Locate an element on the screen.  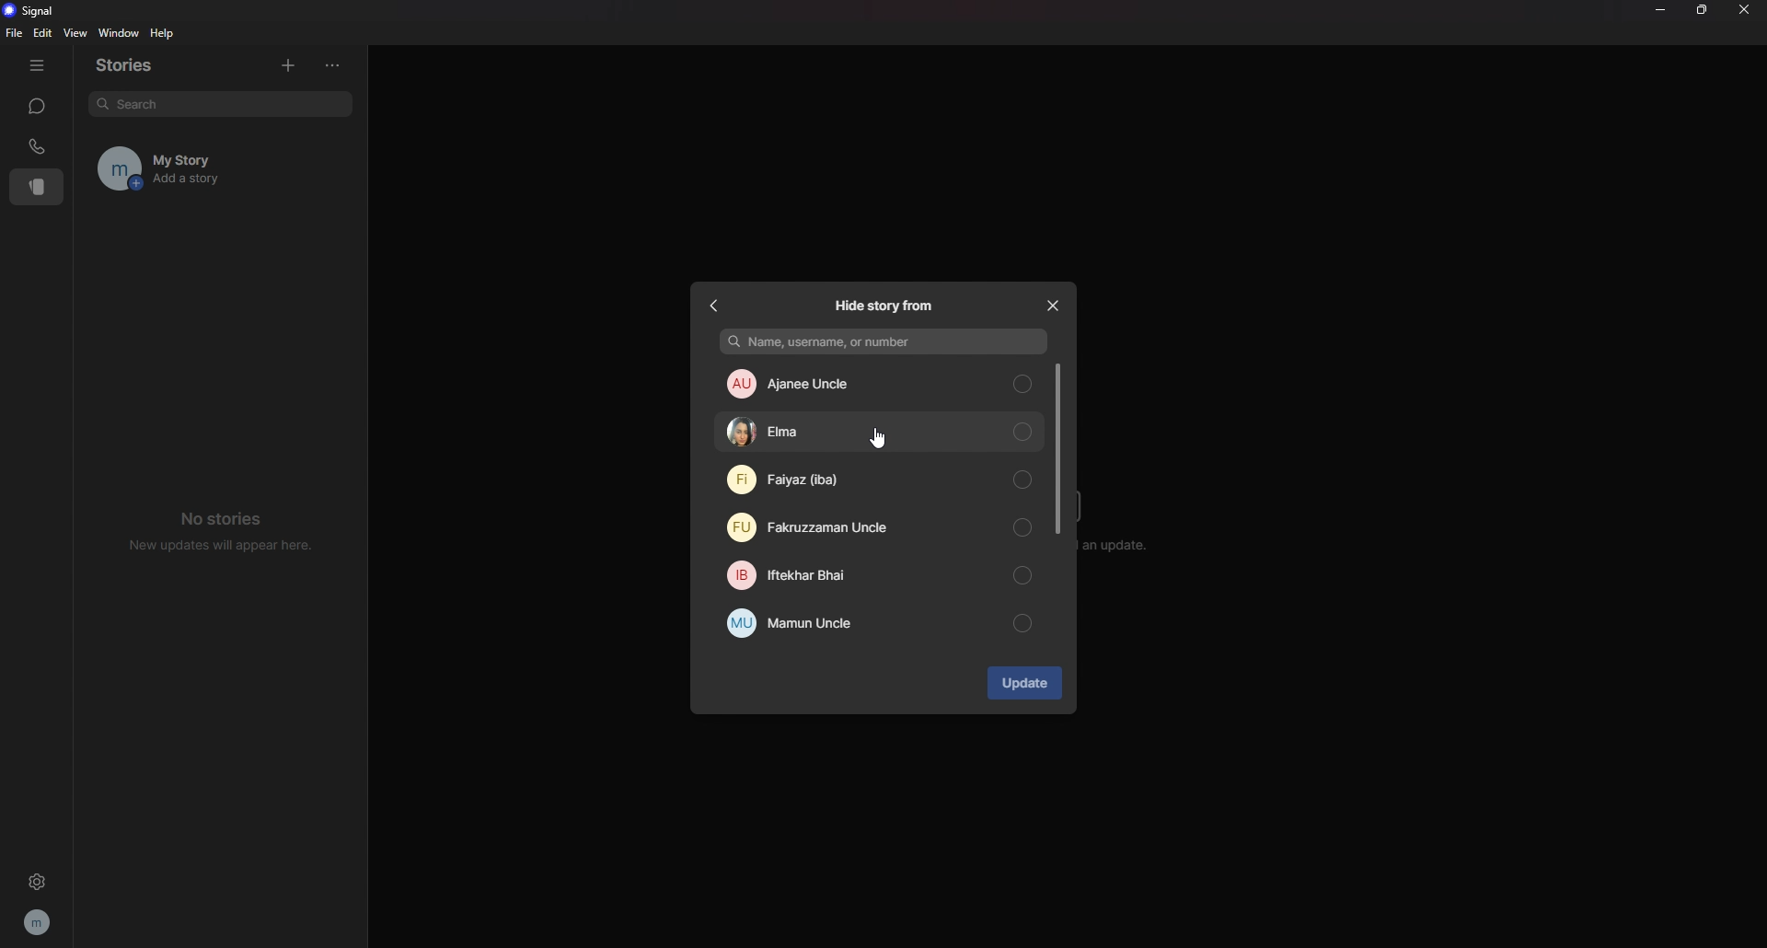
cursor is located at coordinates (876, 440).